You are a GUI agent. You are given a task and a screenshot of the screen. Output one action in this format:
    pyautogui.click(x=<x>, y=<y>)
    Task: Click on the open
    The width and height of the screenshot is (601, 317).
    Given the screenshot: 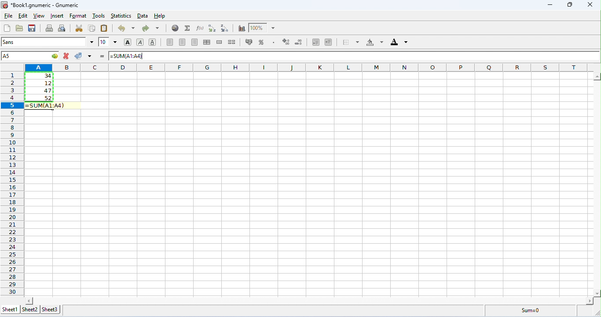 What is the action you would take?
    pyautogui.click(x=19, y=28)
    